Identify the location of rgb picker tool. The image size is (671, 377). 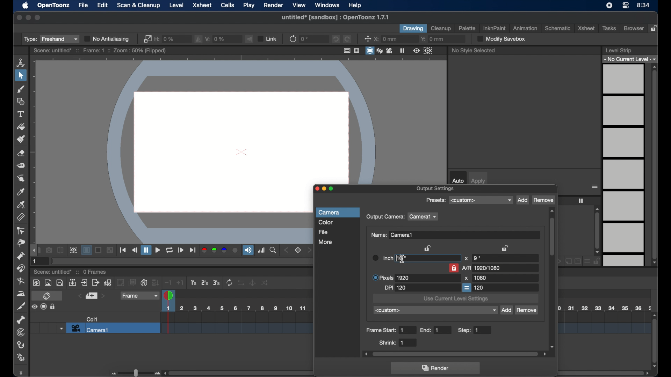
(21, 205).